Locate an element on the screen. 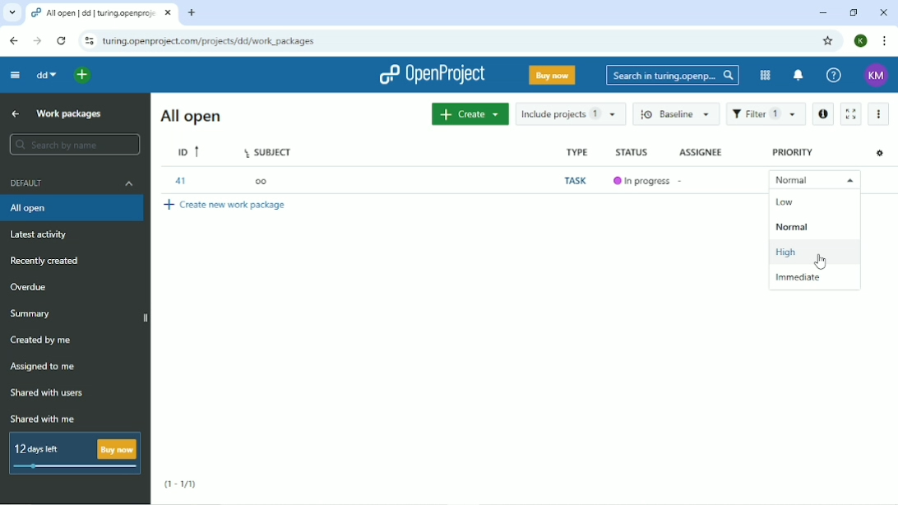 The image size is (898, 505). oo is located at coordinates (266, 180).